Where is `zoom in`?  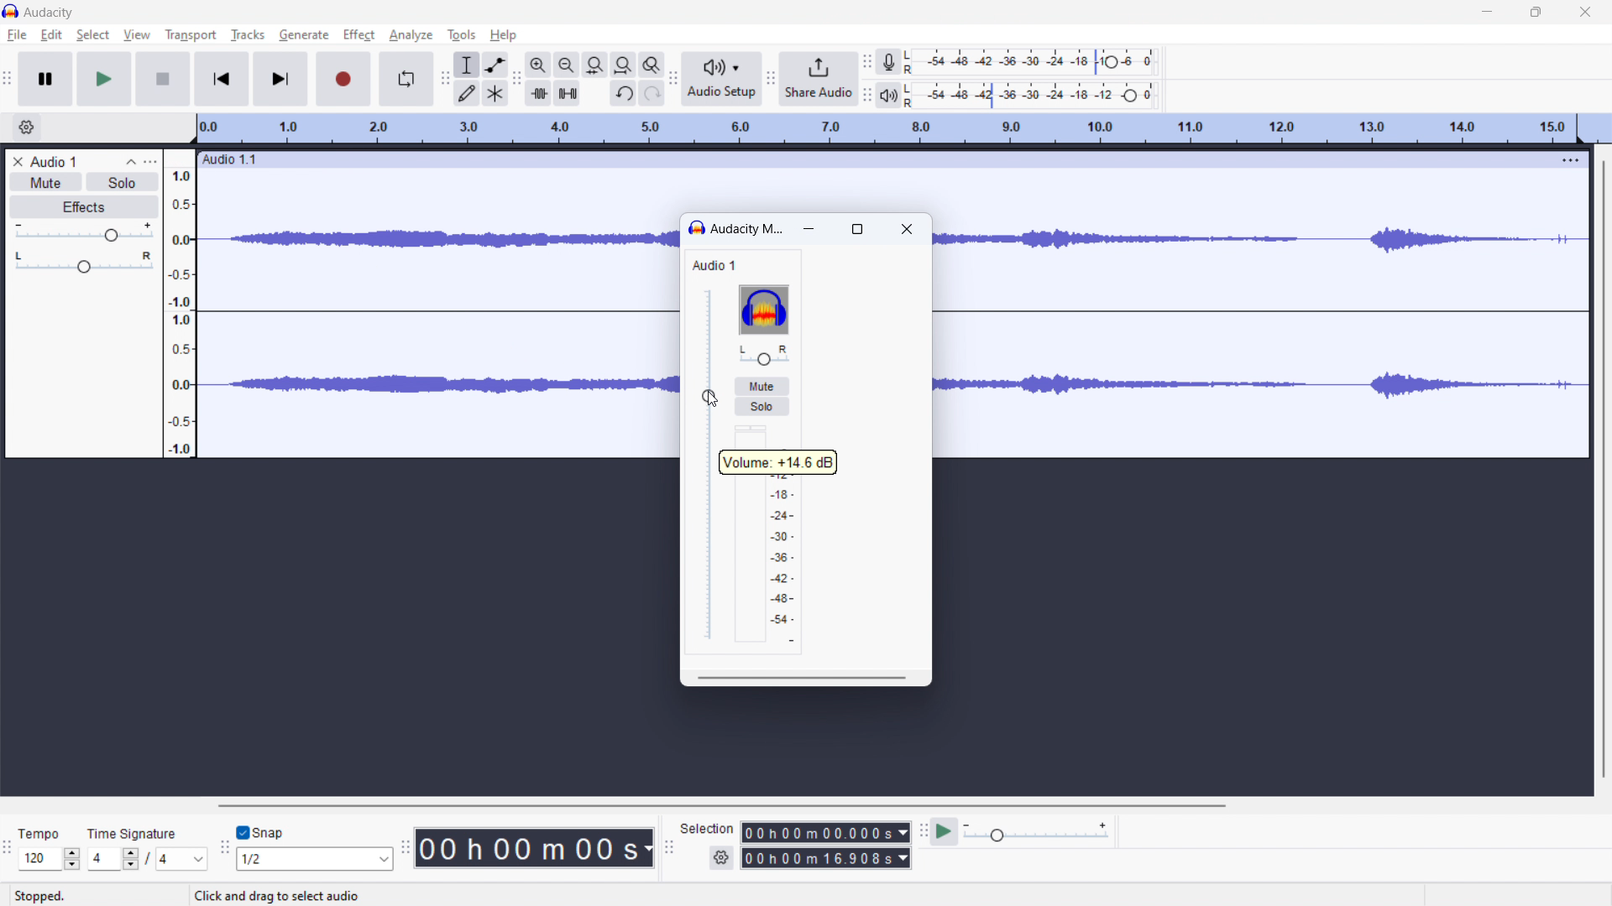 zoom in is located at coordinates (538, 65).